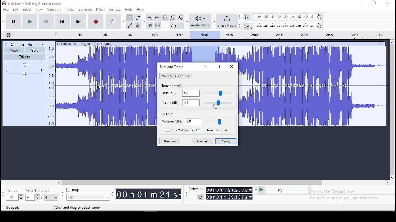 This screenshot has width=396, height=222. Describe the element at coordinates (130, 26) in the screenshot. I see `draw tool` at that location.